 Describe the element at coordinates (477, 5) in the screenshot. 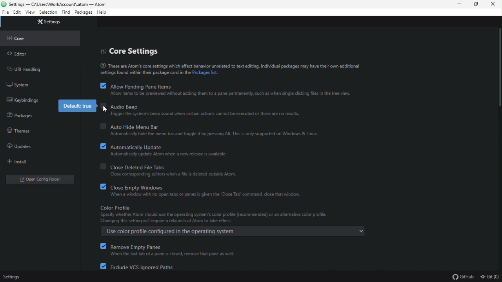

I see `restore` at that location.